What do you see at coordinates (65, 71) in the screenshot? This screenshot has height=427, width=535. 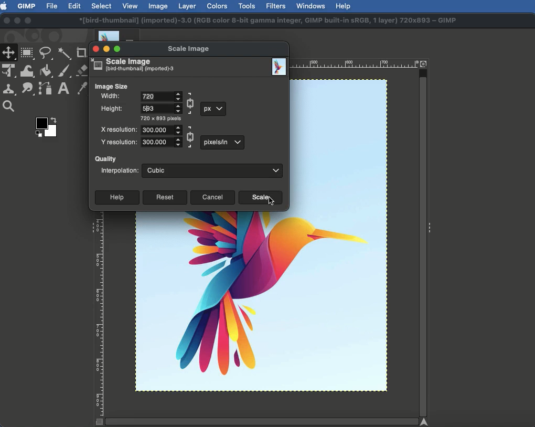 I see `Paint` at bounding box center [65, 71].